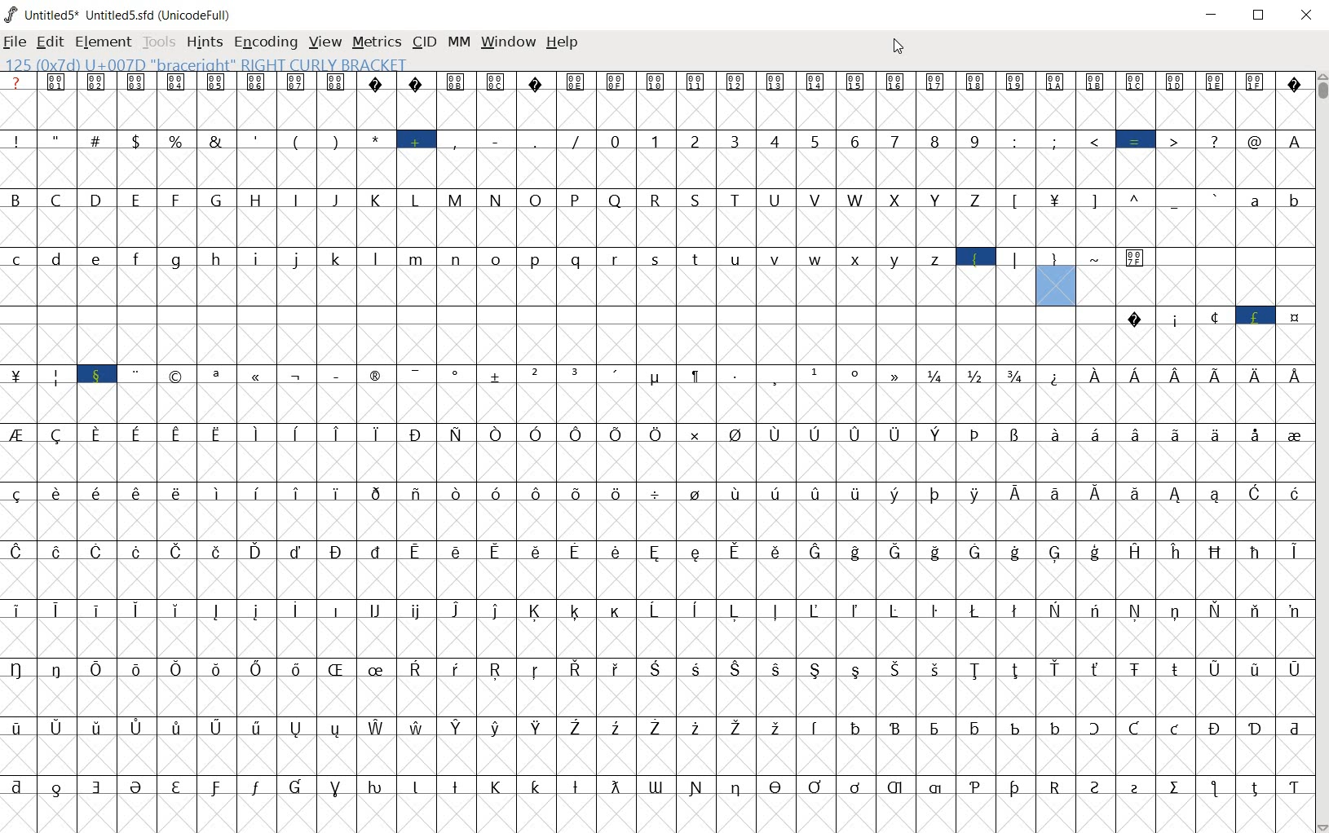 The image size is (1329, 833). I want to click on ENCODING, so click(265, 42).